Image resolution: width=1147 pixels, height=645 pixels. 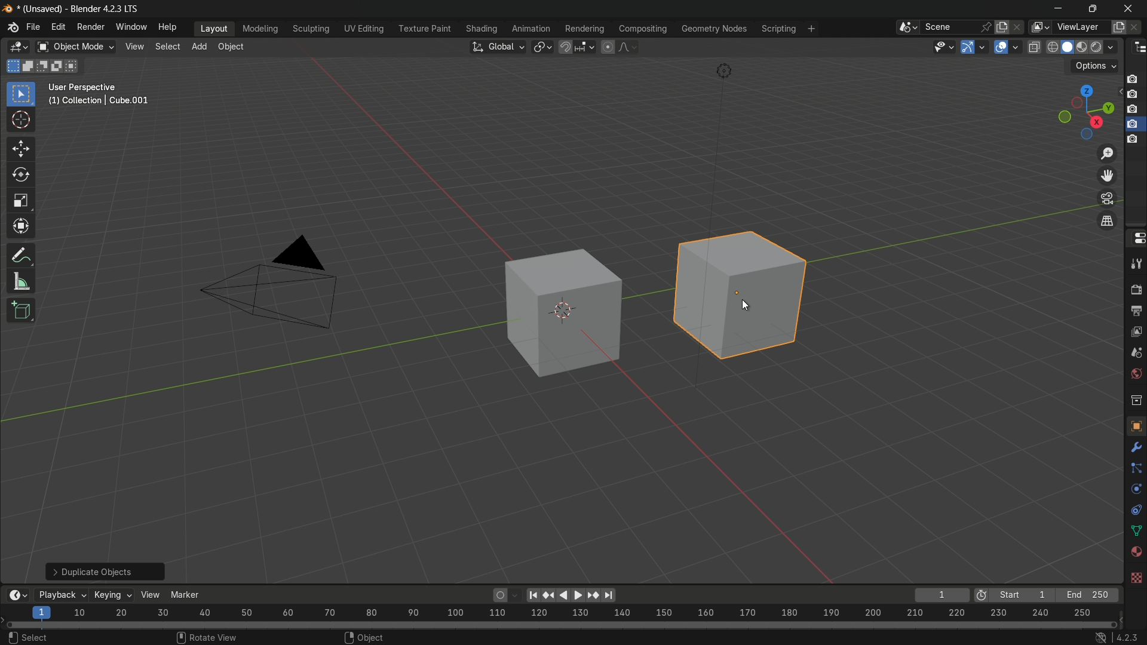 What do you see at coordinates (11, 66) in the screenshot?
I see `set new selection` at bounding box center [11, 66].